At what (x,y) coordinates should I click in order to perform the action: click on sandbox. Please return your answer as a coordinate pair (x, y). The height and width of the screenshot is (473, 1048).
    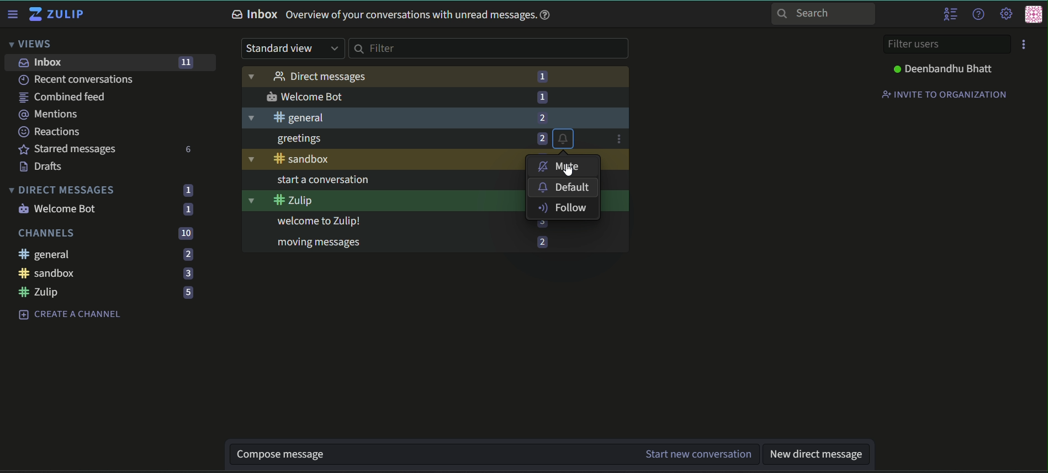
    Looking at the image, I should click on (382, 160).